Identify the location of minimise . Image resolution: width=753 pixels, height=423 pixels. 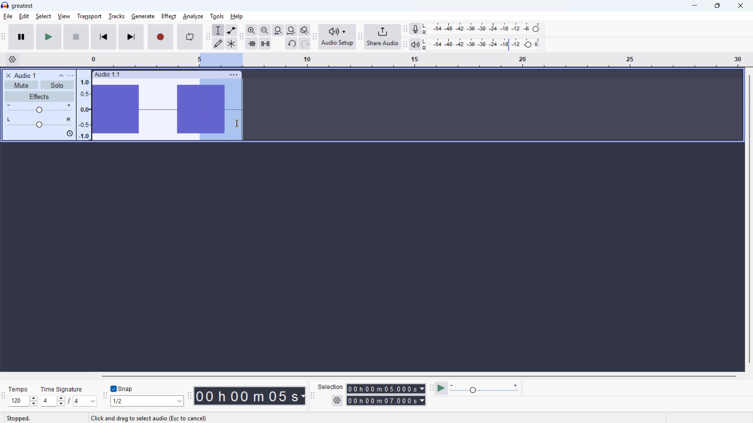
(695, 6).